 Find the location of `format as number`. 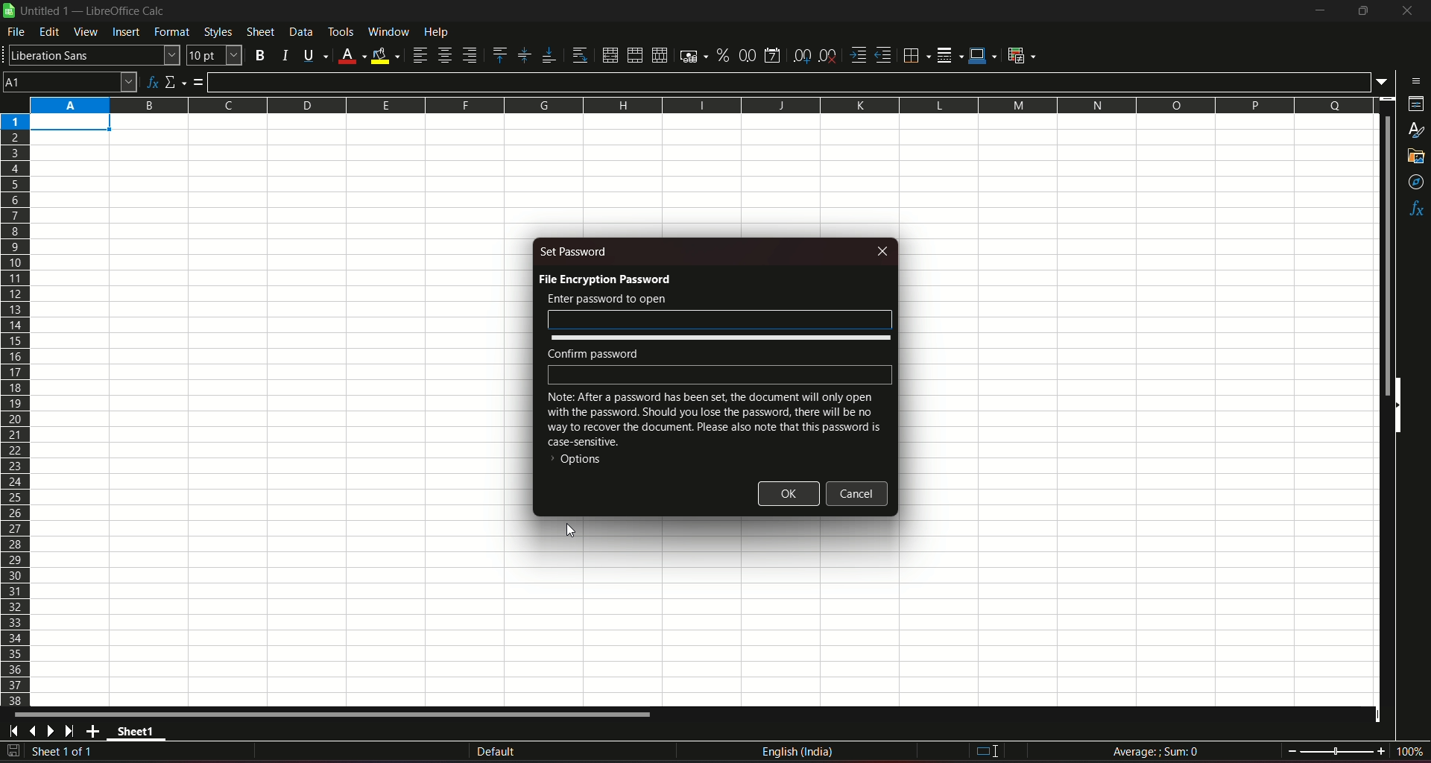

format as number is located at coordinates (748, 55).